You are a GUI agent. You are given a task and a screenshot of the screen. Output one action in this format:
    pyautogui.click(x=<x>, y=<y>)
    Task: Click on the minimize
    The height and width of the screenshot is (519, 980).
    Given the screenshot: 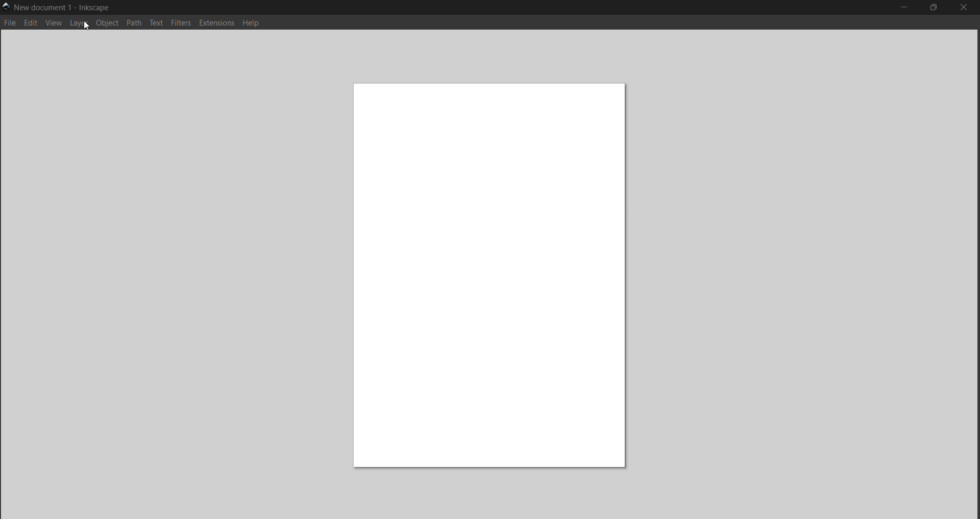 What is the action you would take?
    pyautogui.click(x=903, y=7)
    